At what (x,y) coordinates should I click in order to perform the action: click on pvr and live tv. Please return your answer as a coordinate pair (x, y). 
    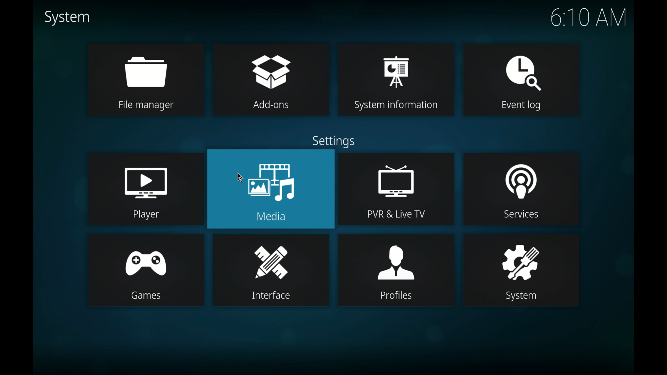
    Looking at the image, I should click on (396, 189).